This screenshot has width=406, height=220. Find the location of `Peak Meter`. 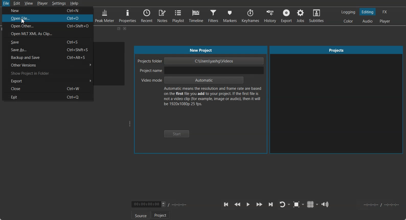

Peak Meter is located at coordinates (105, 16).